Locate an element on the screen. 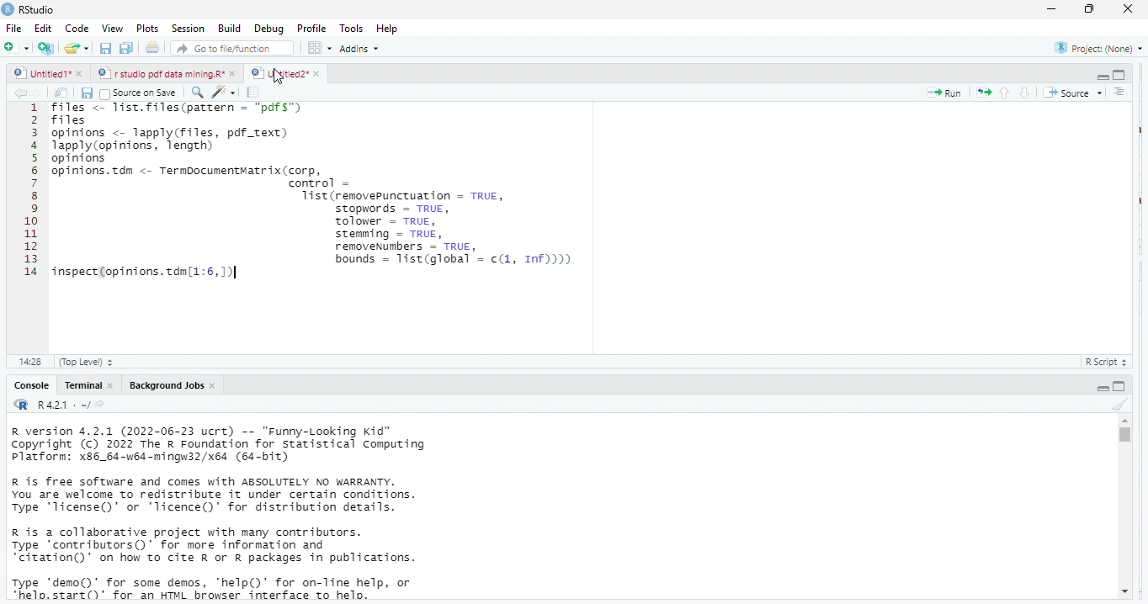  project (none) is located at coordinates (1094, 48).